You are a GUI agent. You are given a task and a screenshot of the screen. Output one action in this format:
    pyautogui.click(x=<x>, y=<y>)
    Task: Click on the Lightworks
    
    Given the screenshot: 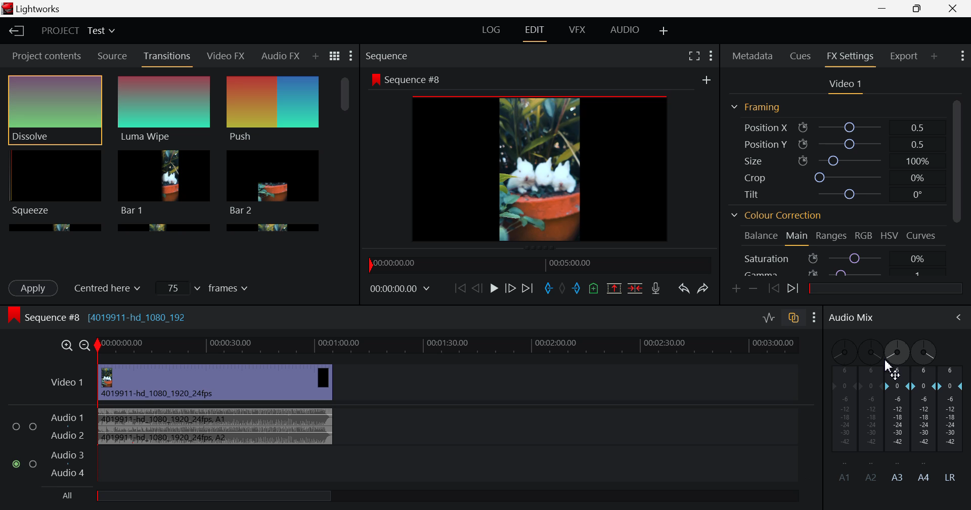 What is the action you would take?
    pyautogui.click(x=49, y=9)
    